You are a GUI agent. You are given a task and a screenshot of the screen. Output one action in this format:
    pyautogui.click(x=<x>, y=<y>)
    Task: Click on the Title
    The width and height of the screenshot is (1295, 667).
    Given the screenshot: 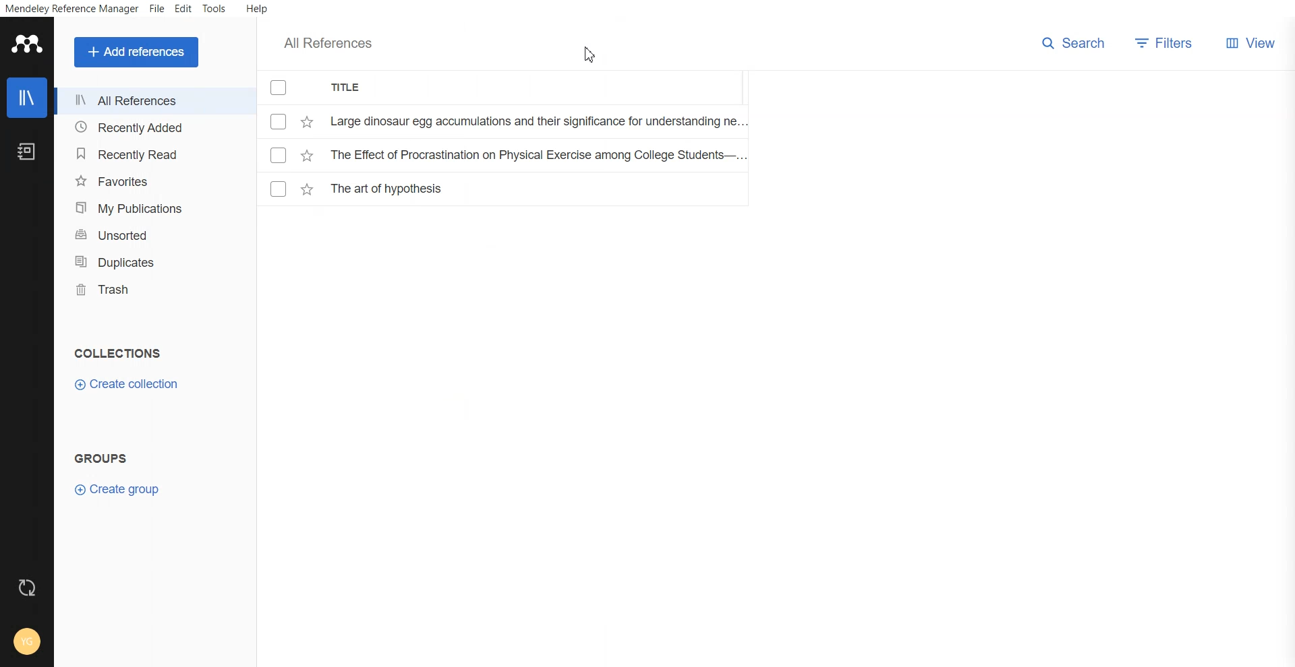 What is the action you would take?
    pyautogui.click(x=350, y=88)
    